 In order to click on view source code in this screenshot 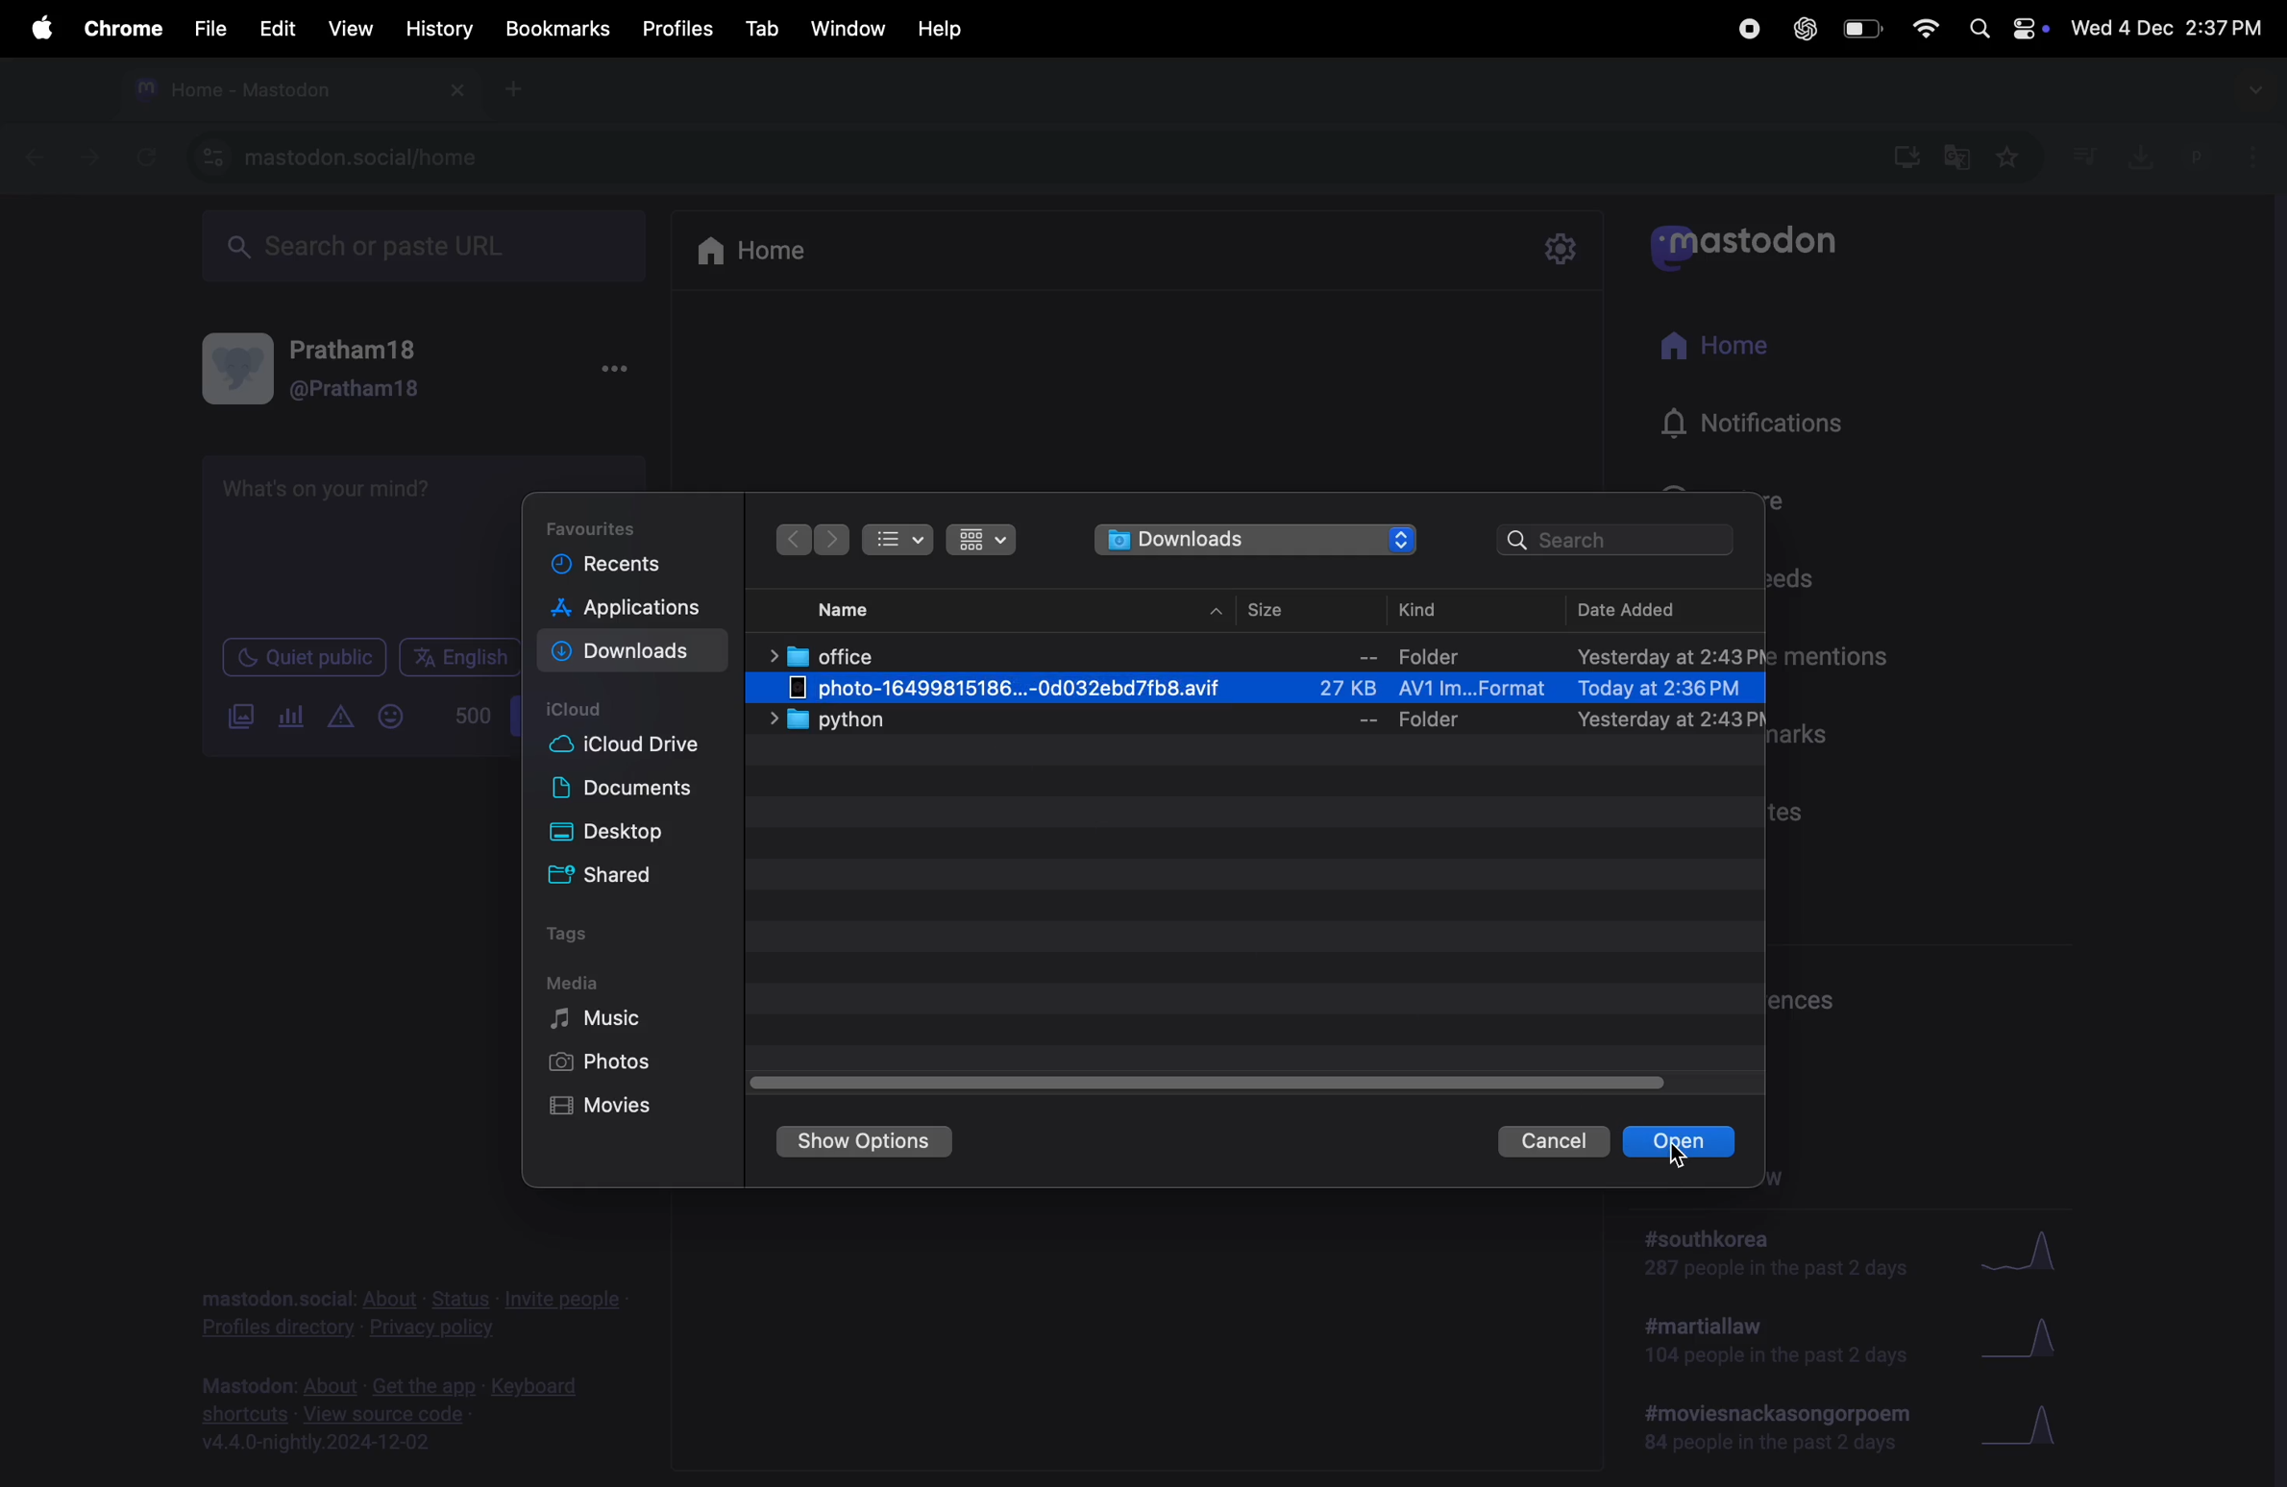, I will do `click(401, 1413)`.